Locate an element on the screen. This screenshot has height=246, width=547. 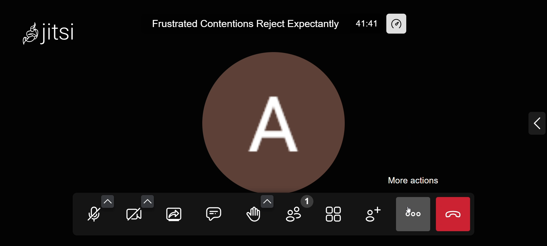
cursor is located at coordinates (409, 211).